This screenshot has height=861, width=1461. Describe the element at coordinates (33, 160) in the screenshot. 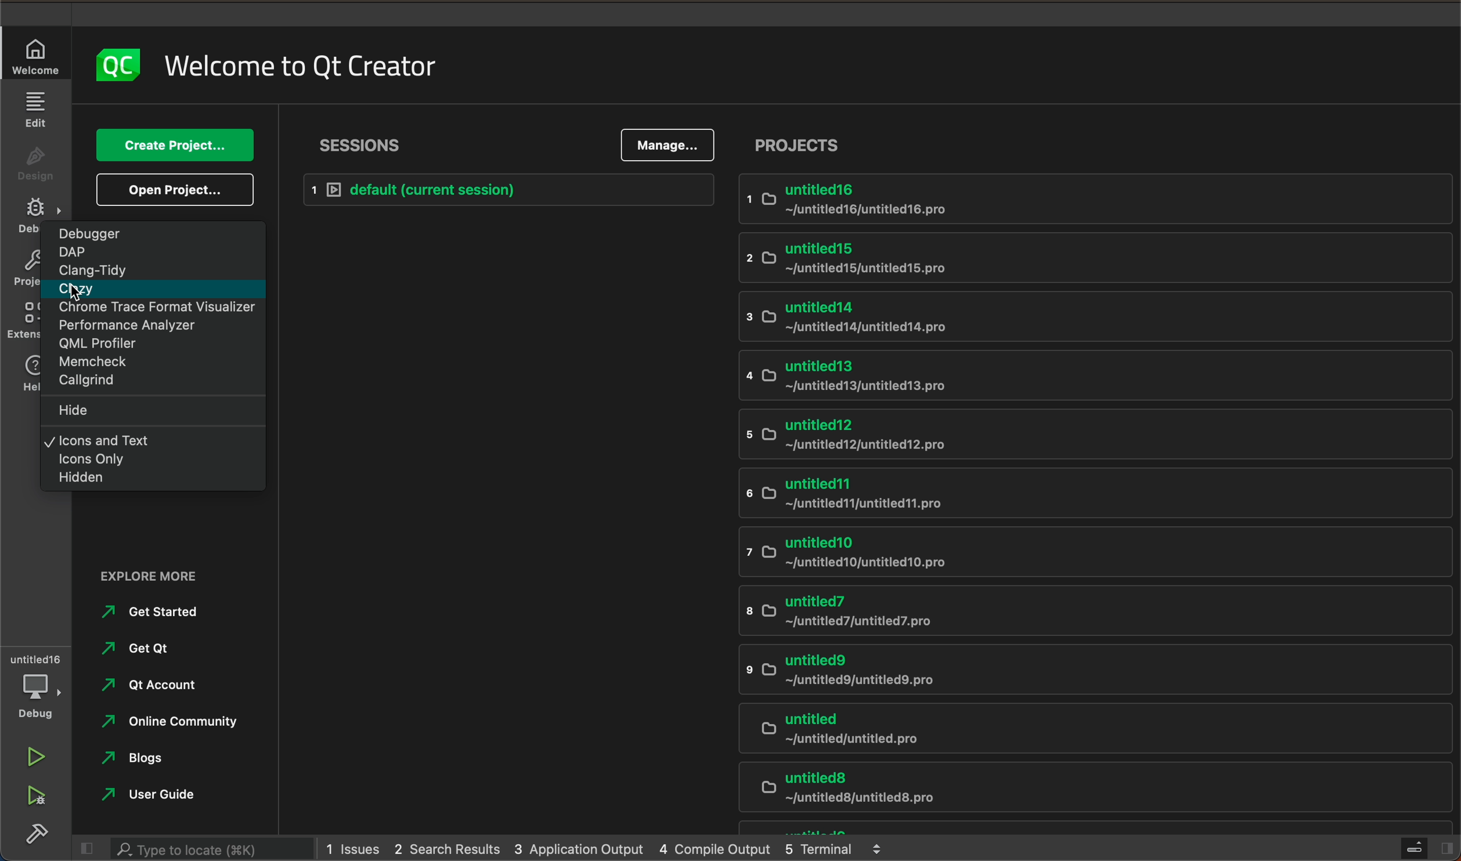

I see `design` at that location.